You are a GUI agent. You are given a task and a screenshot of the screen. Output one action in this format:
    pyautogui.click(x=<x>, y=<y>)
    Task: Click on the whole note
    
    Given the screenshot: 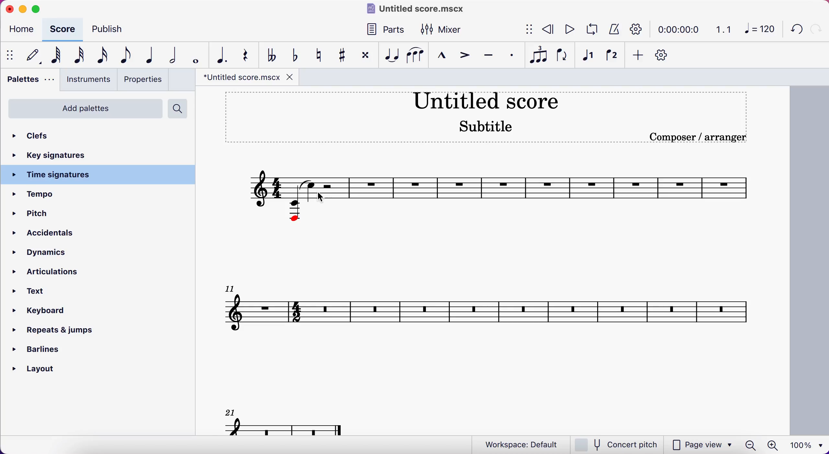 What is the action you would take?
    pyautogui.click(x=197, y=55)
    